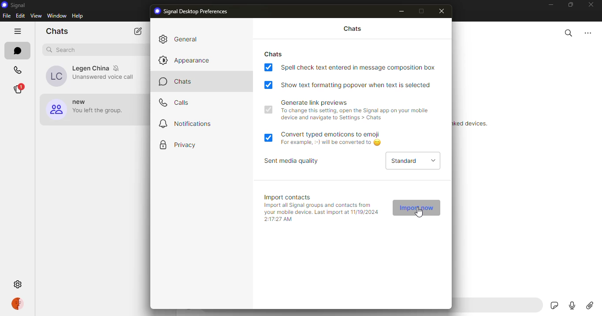  Describe the element at coordinates (37, 15) in the screenshot. I see `view` at that location.